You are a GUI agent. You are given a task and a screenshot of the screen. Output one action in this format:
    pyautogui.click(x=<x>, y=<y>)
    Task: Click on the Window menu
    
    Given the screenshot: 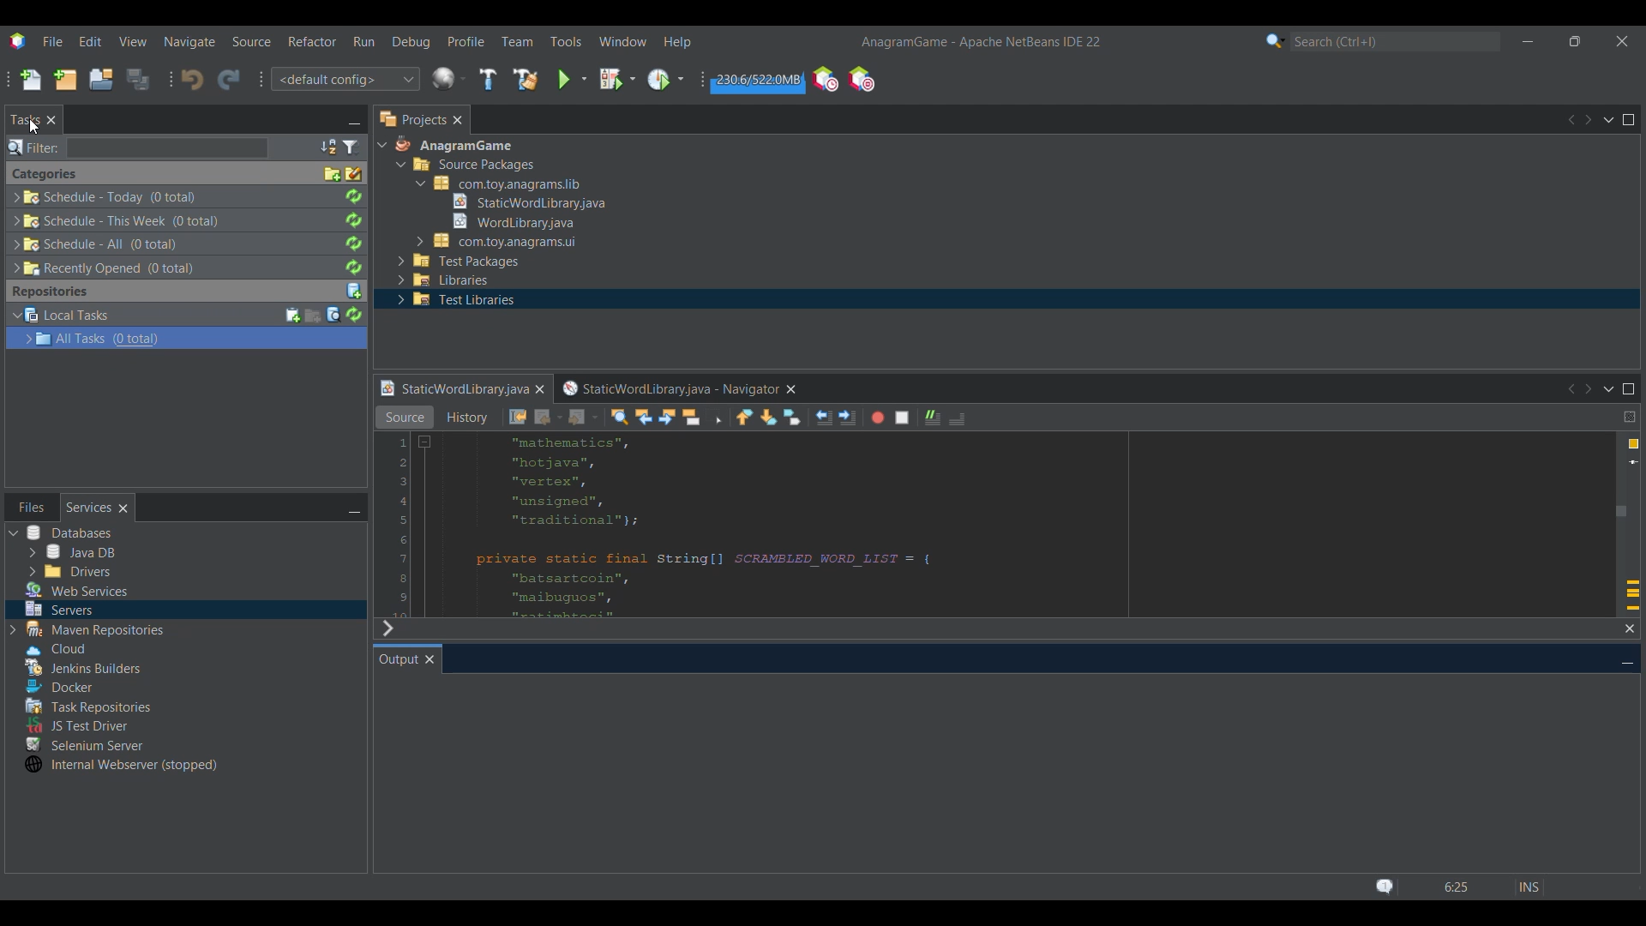 What is the action you would take?
    pyautogui.click(x=622, y=41)
    